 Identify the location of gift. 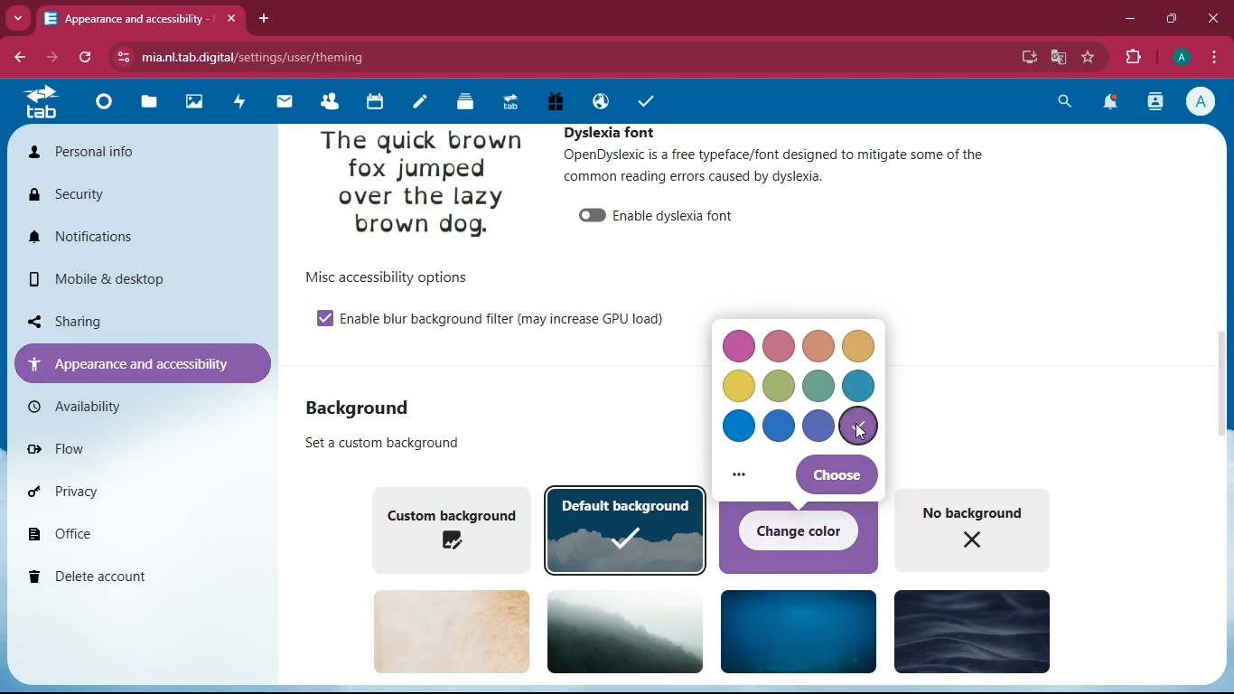
(555, 101).